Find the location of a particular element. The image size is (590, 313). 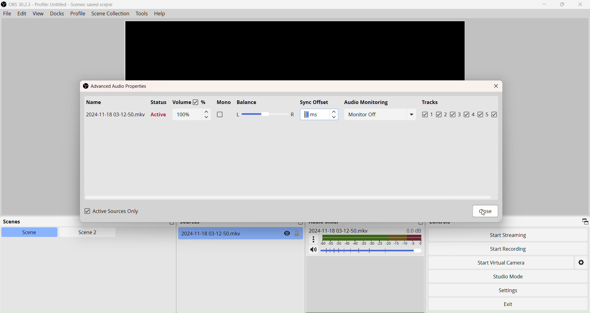

5 is located at coordinates (492, 114).